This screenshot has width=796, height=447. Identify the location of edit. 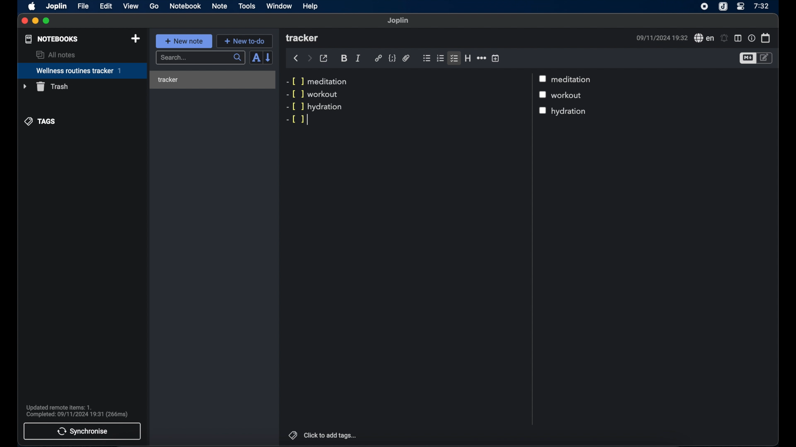
(106, 6).